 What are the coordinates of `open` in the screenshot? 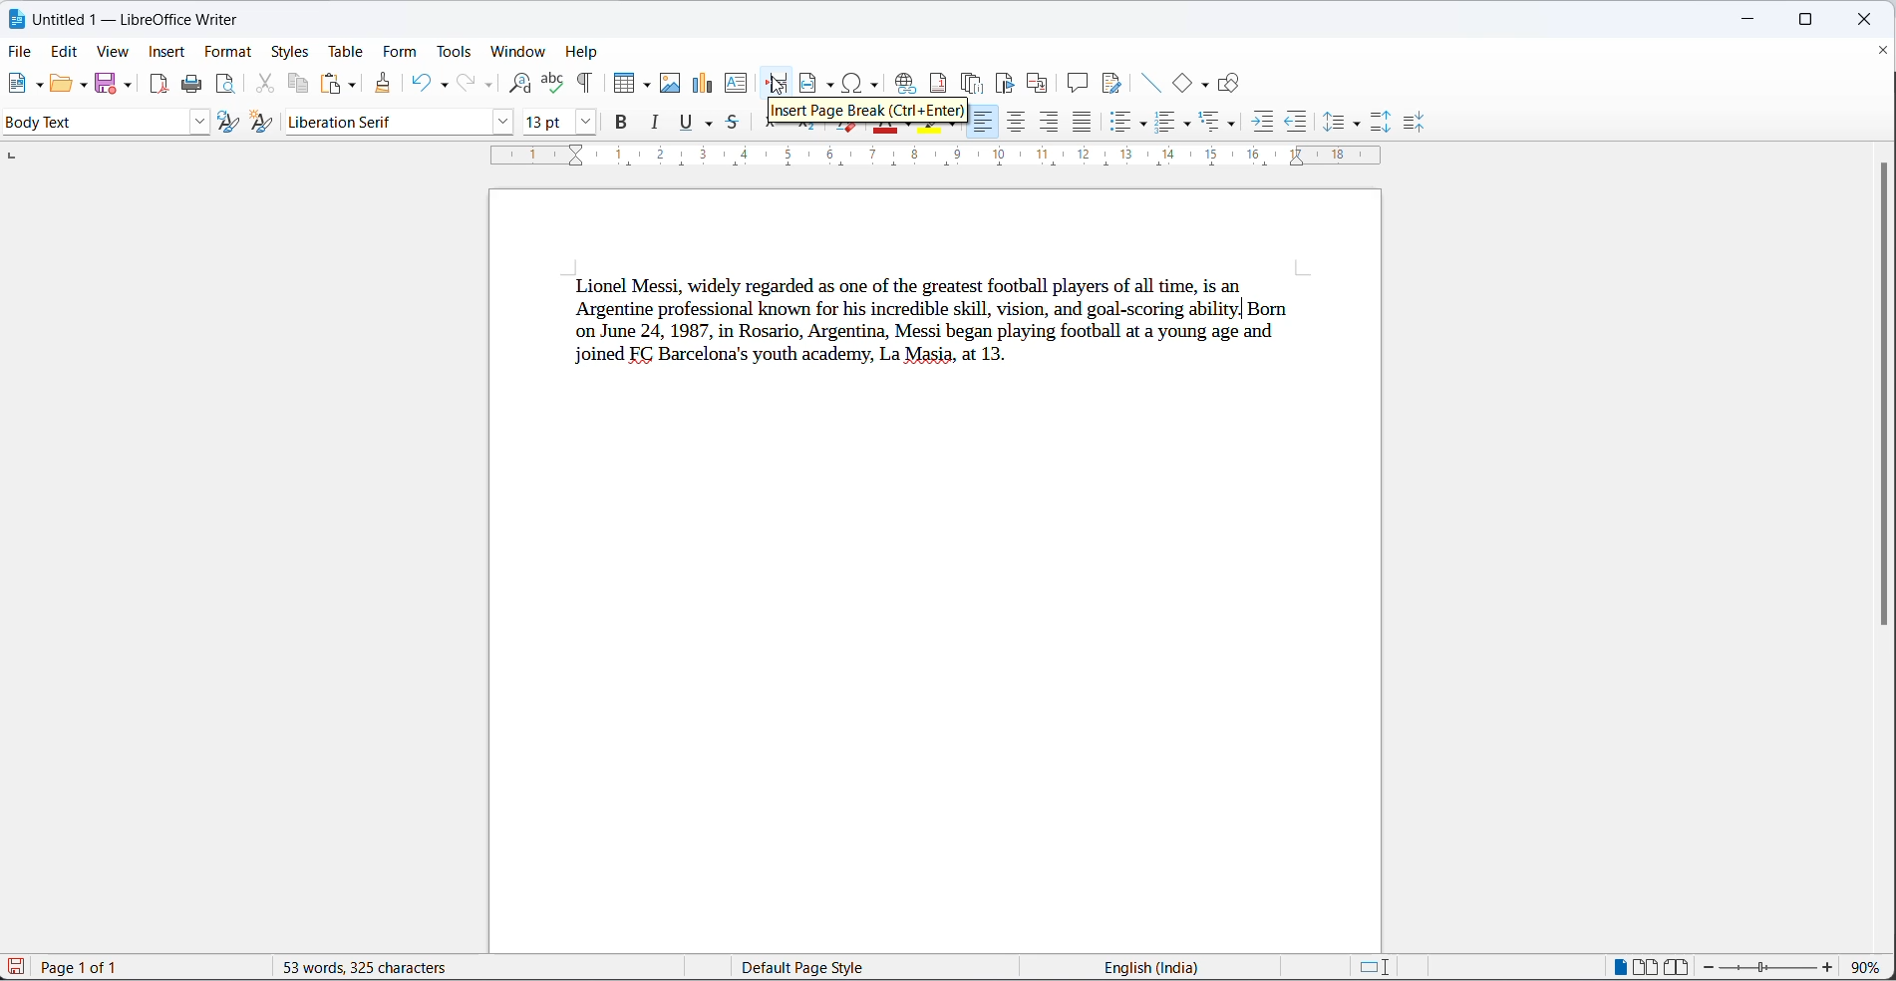 It's located at (58, 86).